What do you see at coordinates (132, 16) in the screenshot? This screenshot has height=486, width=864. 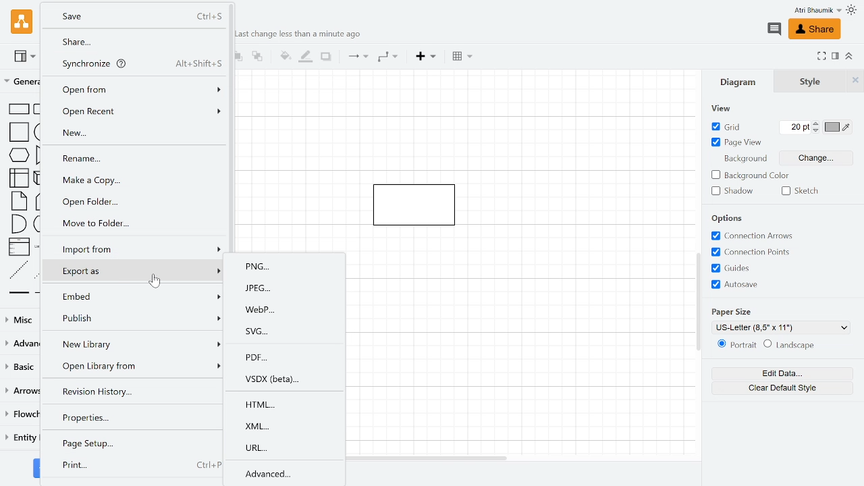 I see `Save` at bounding box center [132, 16].